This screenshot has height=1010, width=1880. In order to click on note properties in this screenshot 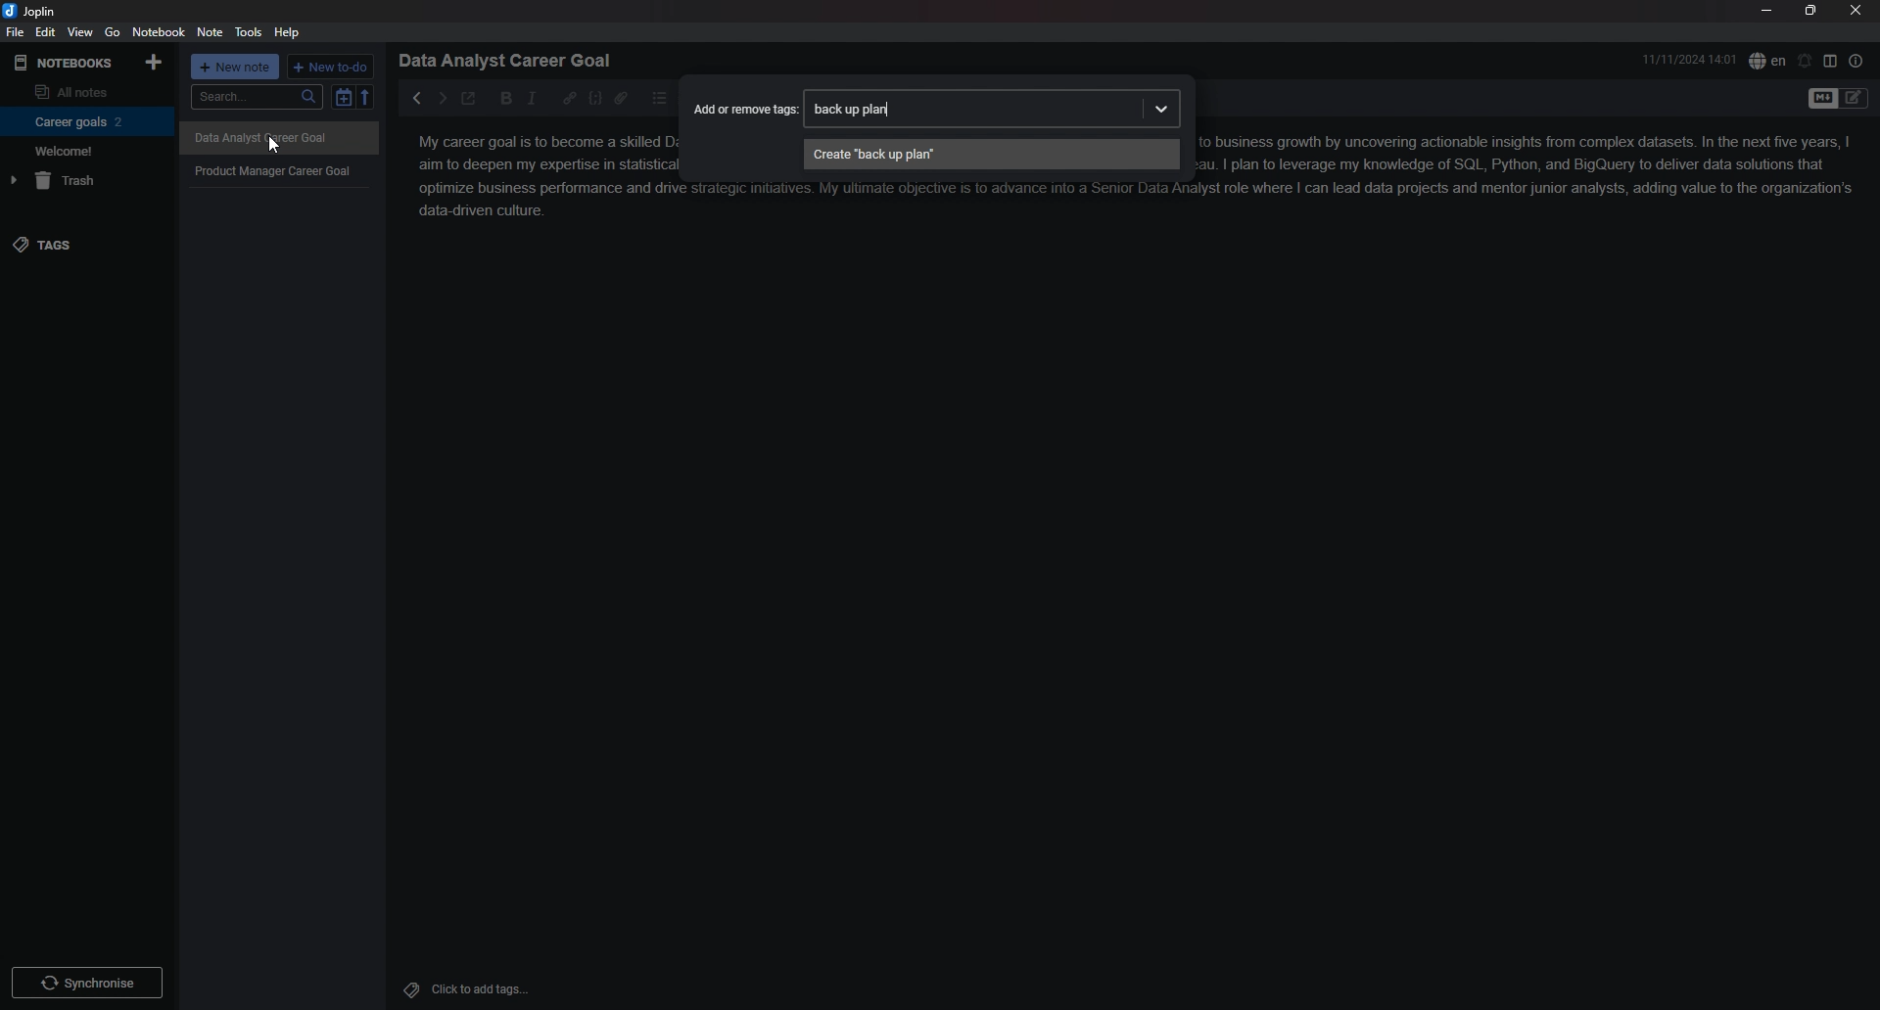, I will do `click(1856, 61)`.